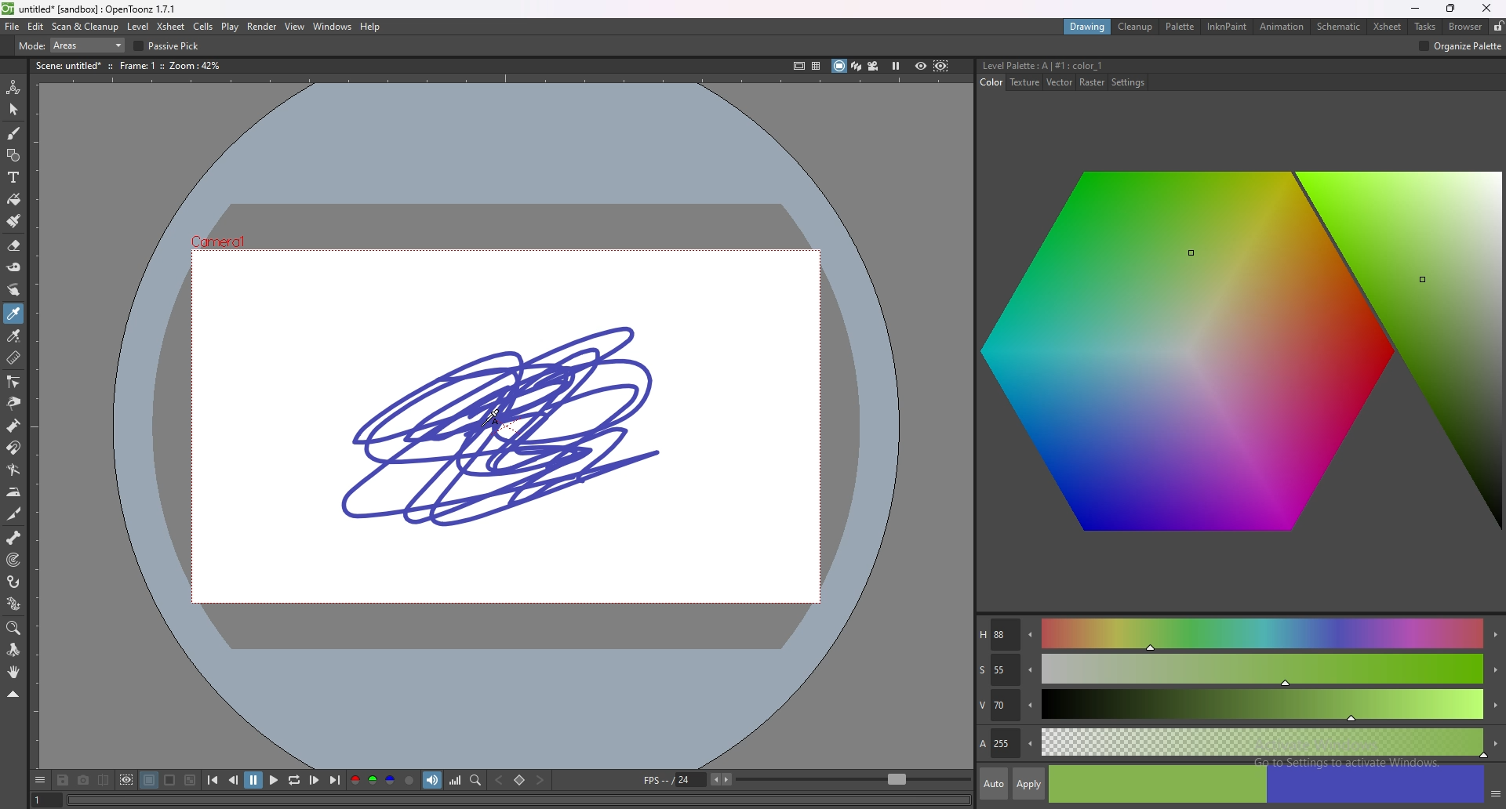 The width and height of the screenshot is (1506, 809). Describe the element at coordinates (1180, 26) in the screenshot. I see `palette` at that location.